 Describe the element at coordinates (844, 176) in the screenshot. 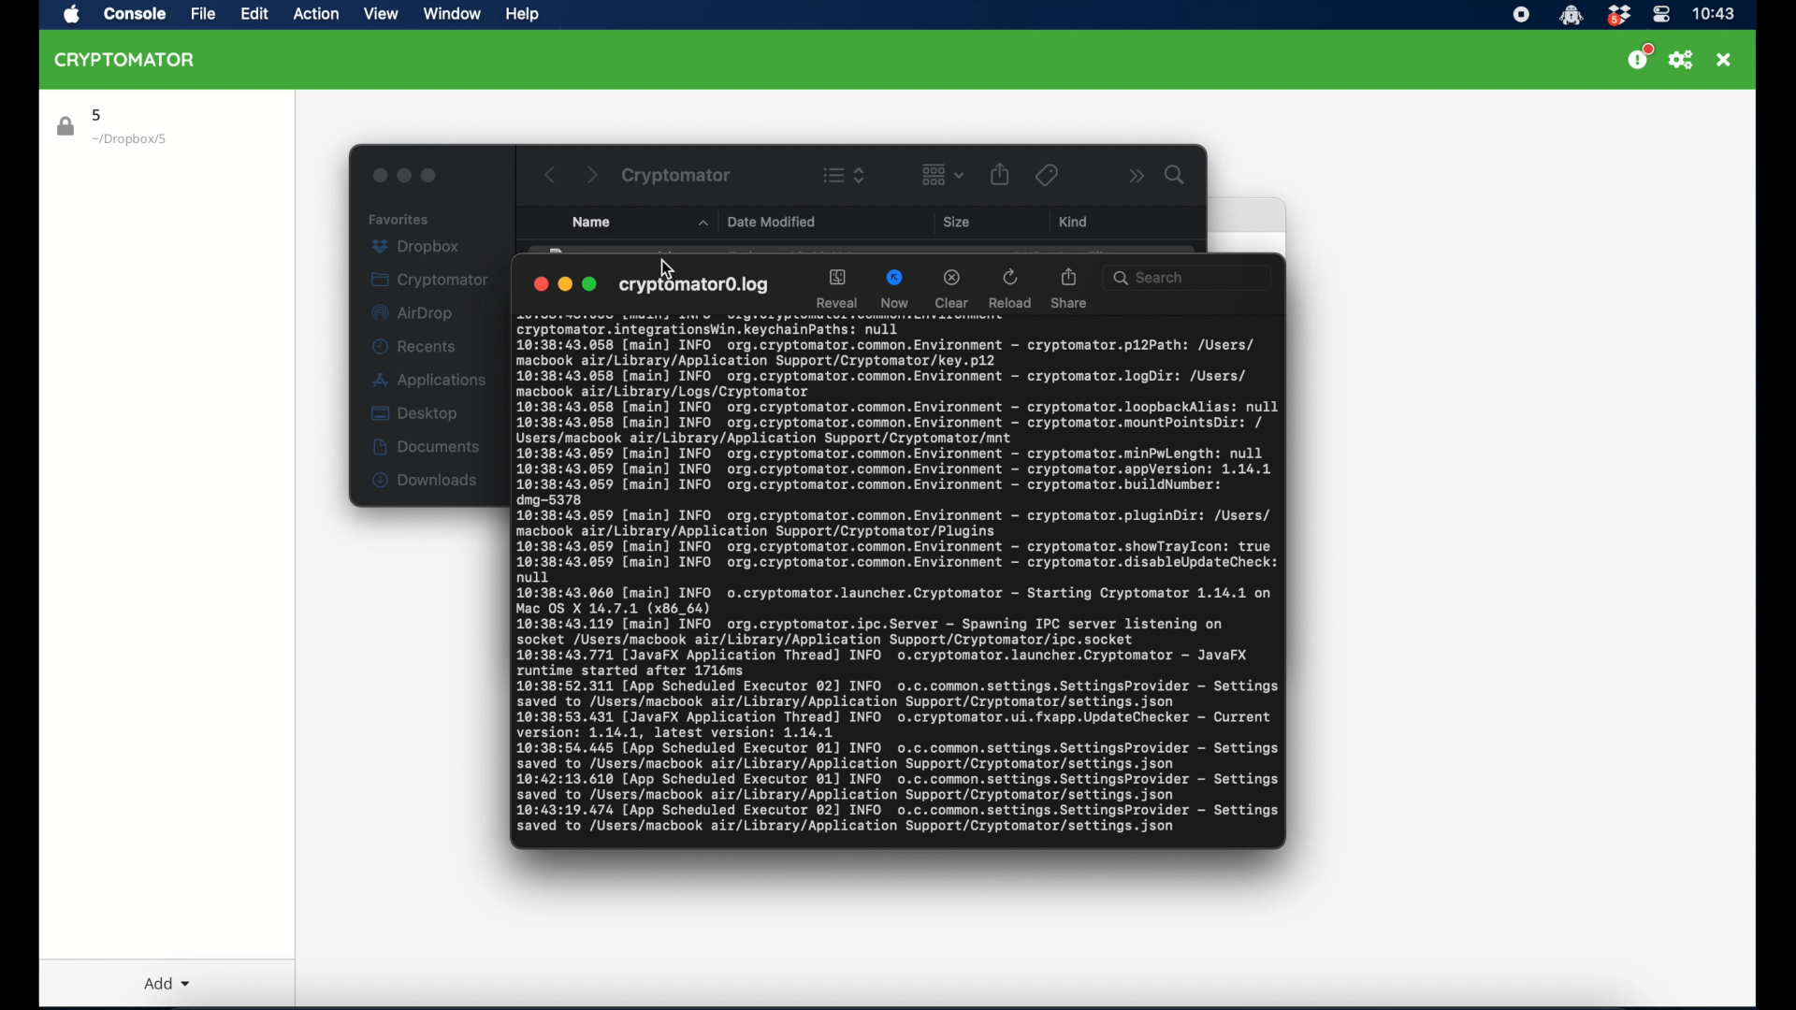

I see `view options` at that location.